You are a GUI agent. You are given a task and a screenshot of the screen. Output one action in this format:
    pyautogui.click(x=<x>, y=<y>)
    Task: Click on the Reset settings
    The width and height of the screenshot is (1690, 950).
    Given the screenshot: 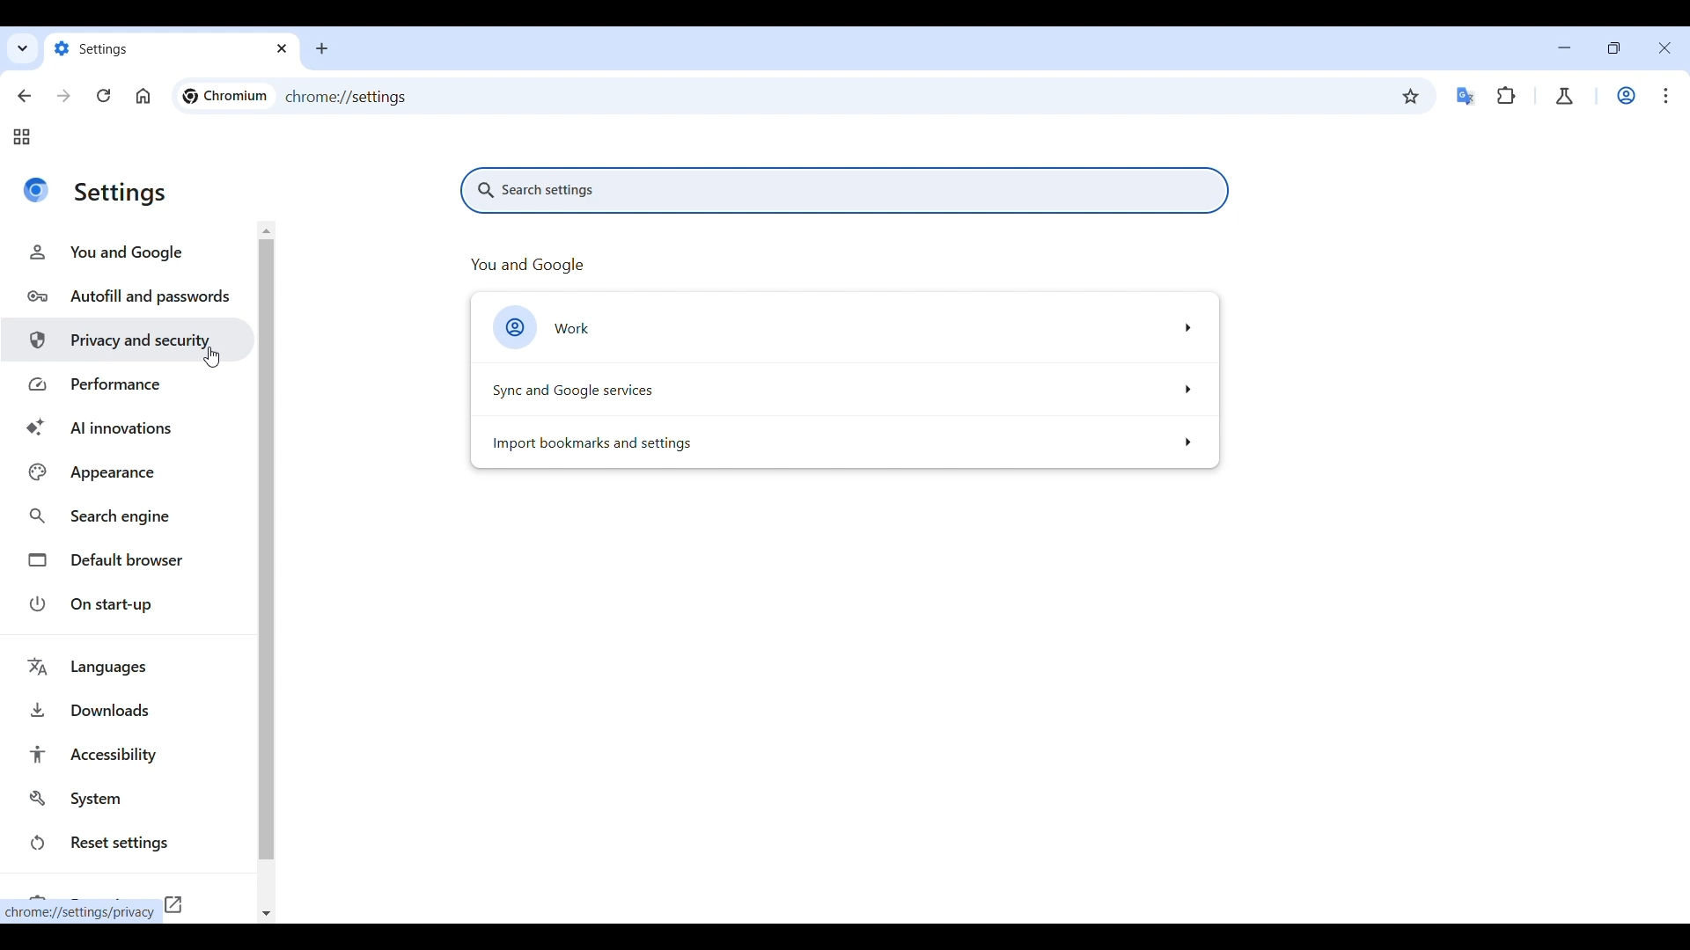 What is the action you would take?
    pyautogui.click(x=127, y=842)
    